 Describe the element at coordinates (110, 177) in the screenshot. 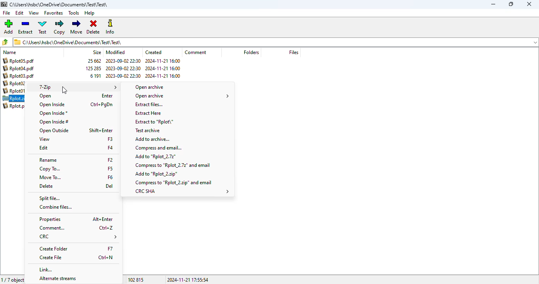

I see `F6` at that location.